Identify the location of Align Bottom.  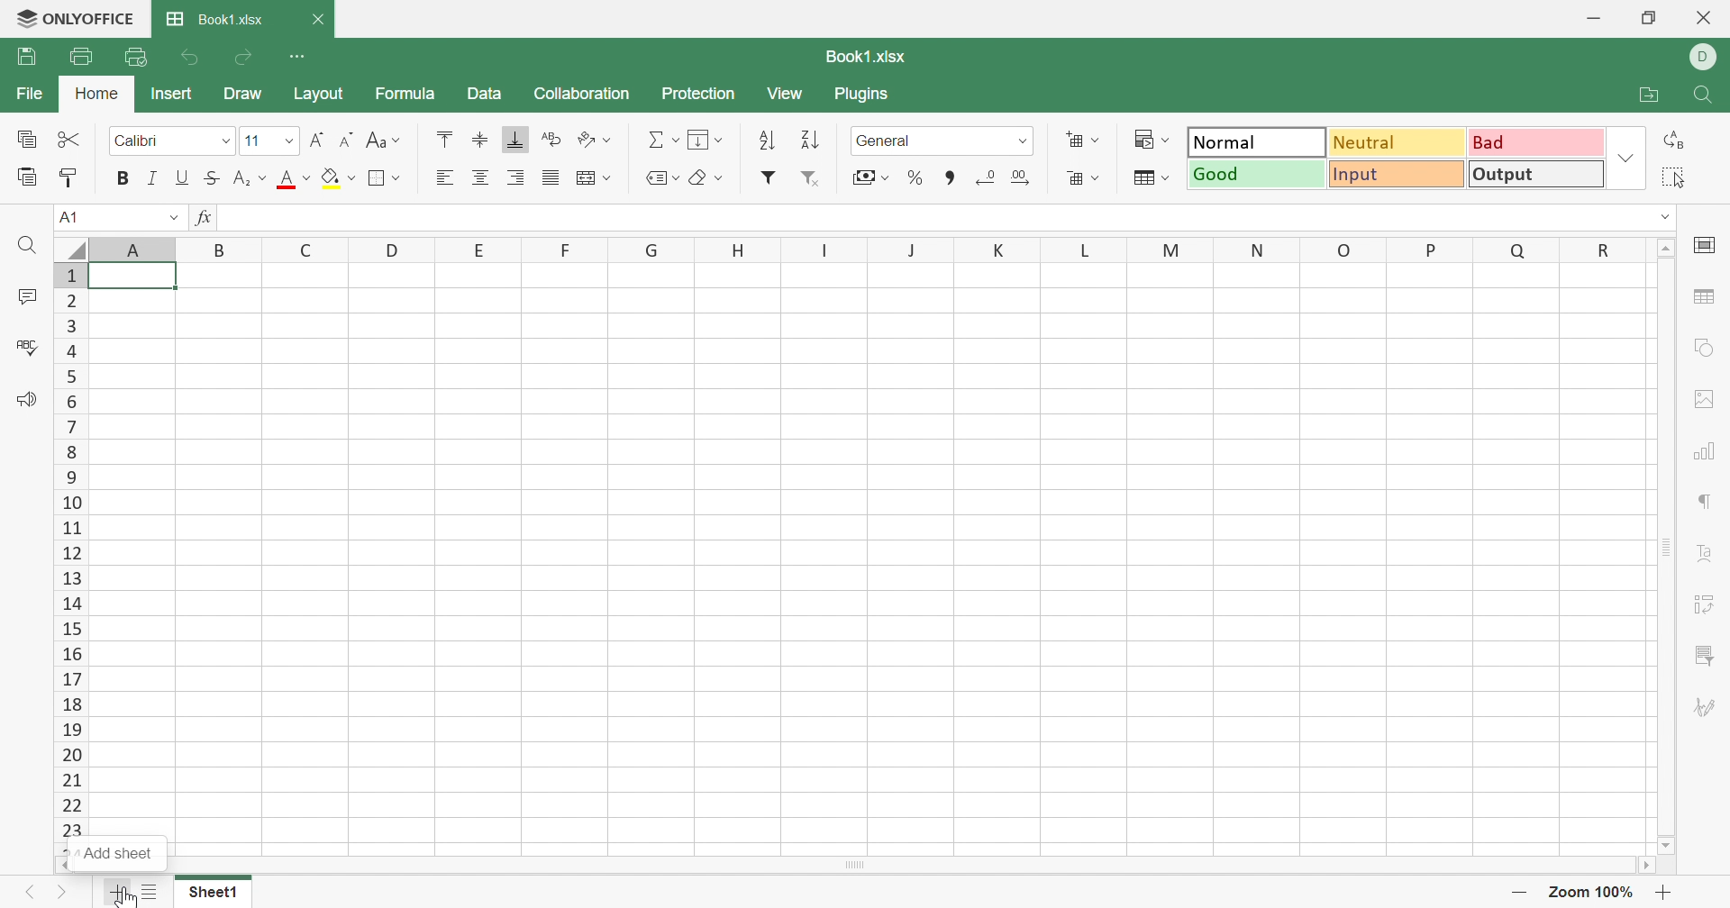
(517, 139).